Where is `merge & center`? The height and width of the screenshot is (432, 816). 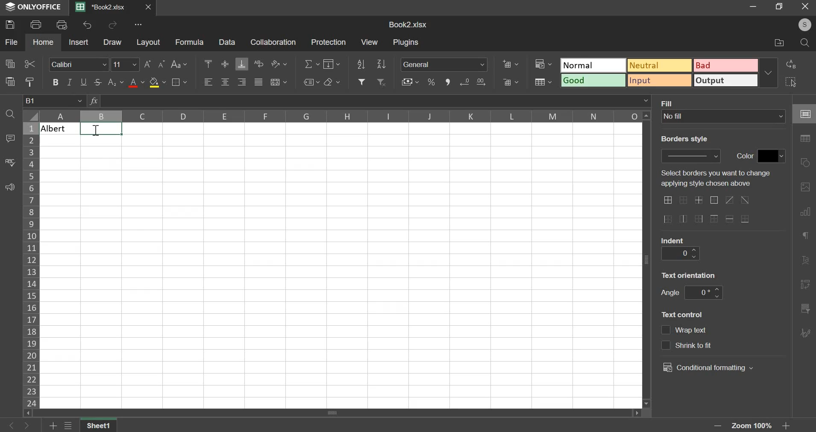
merge & center is located at coordinates (278, 82).